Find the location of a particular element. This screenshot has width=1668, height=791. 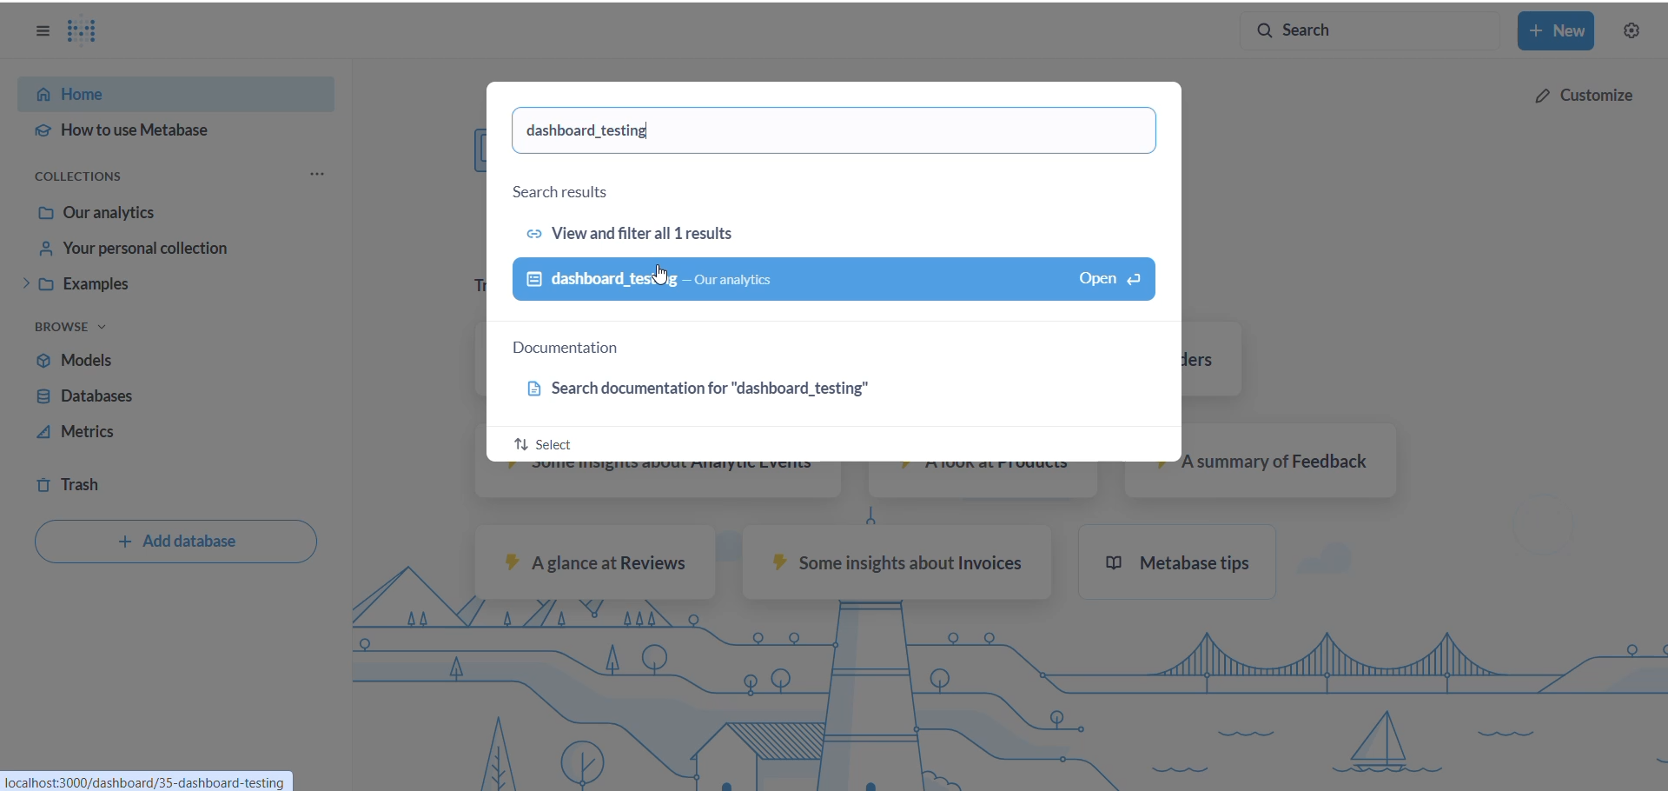

databases is located at coordinates (147, 395).